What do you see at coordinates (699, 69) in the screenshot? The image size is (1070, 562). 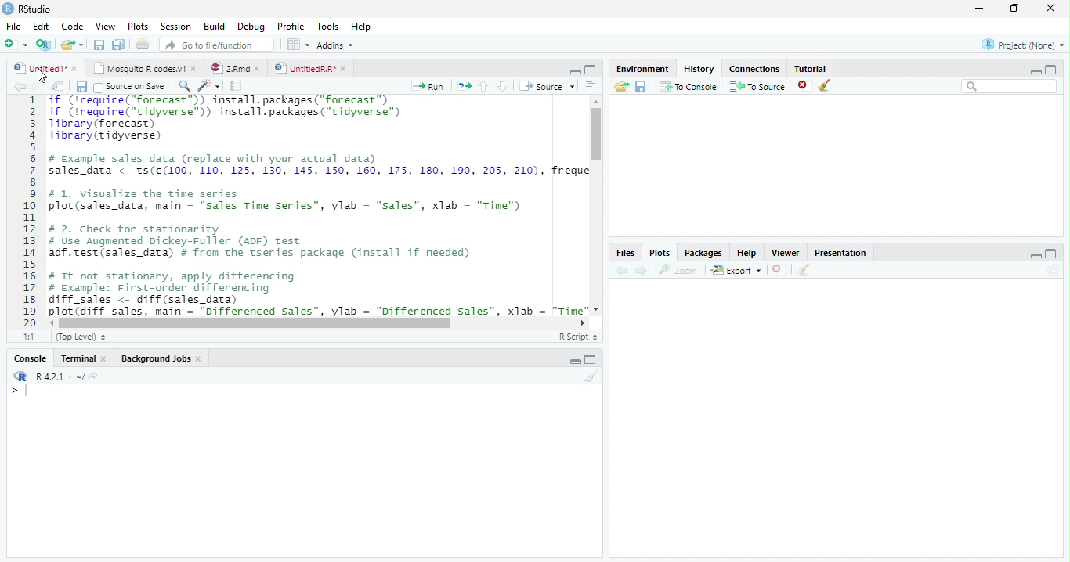 I see `History` at bounding box center [699, 69].